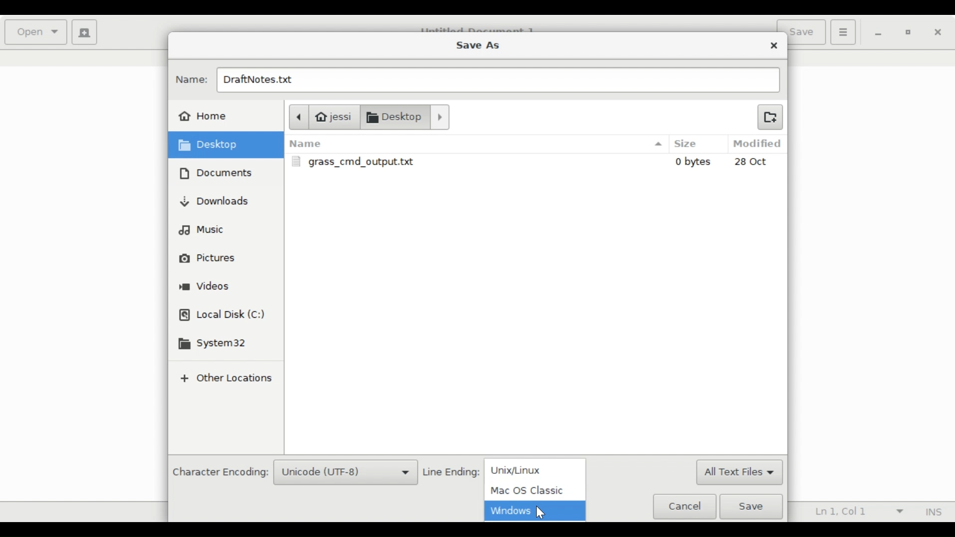 The height and width of the screenshot is (537, 955). Describe the element at coordinates (205, 287) in the screenshot. I see `Videos` at that location.